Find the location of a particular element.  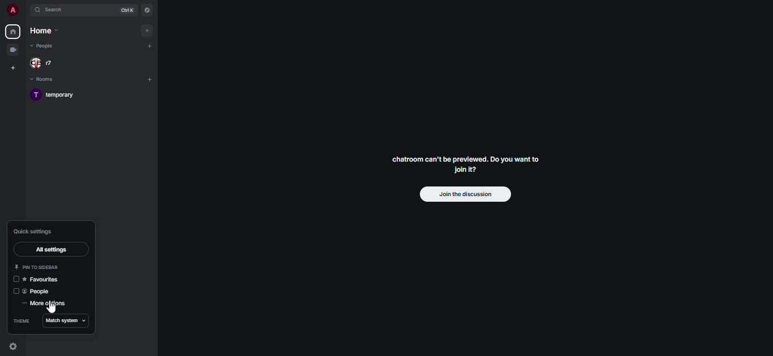

ctrl K is located at coordinates (126, 10).